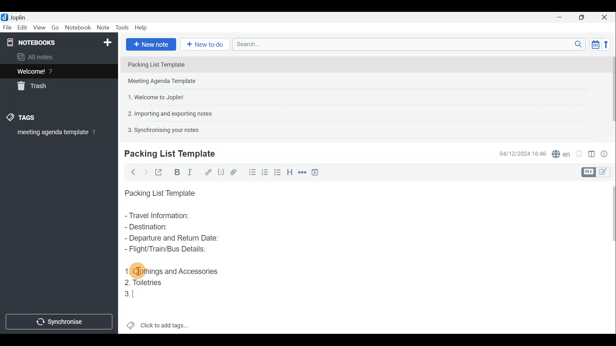 The width and height of the screenshot is (616, 346). Describe the element at coordinates (606, 153) in the screenshot. I see `Note properties` at that location.